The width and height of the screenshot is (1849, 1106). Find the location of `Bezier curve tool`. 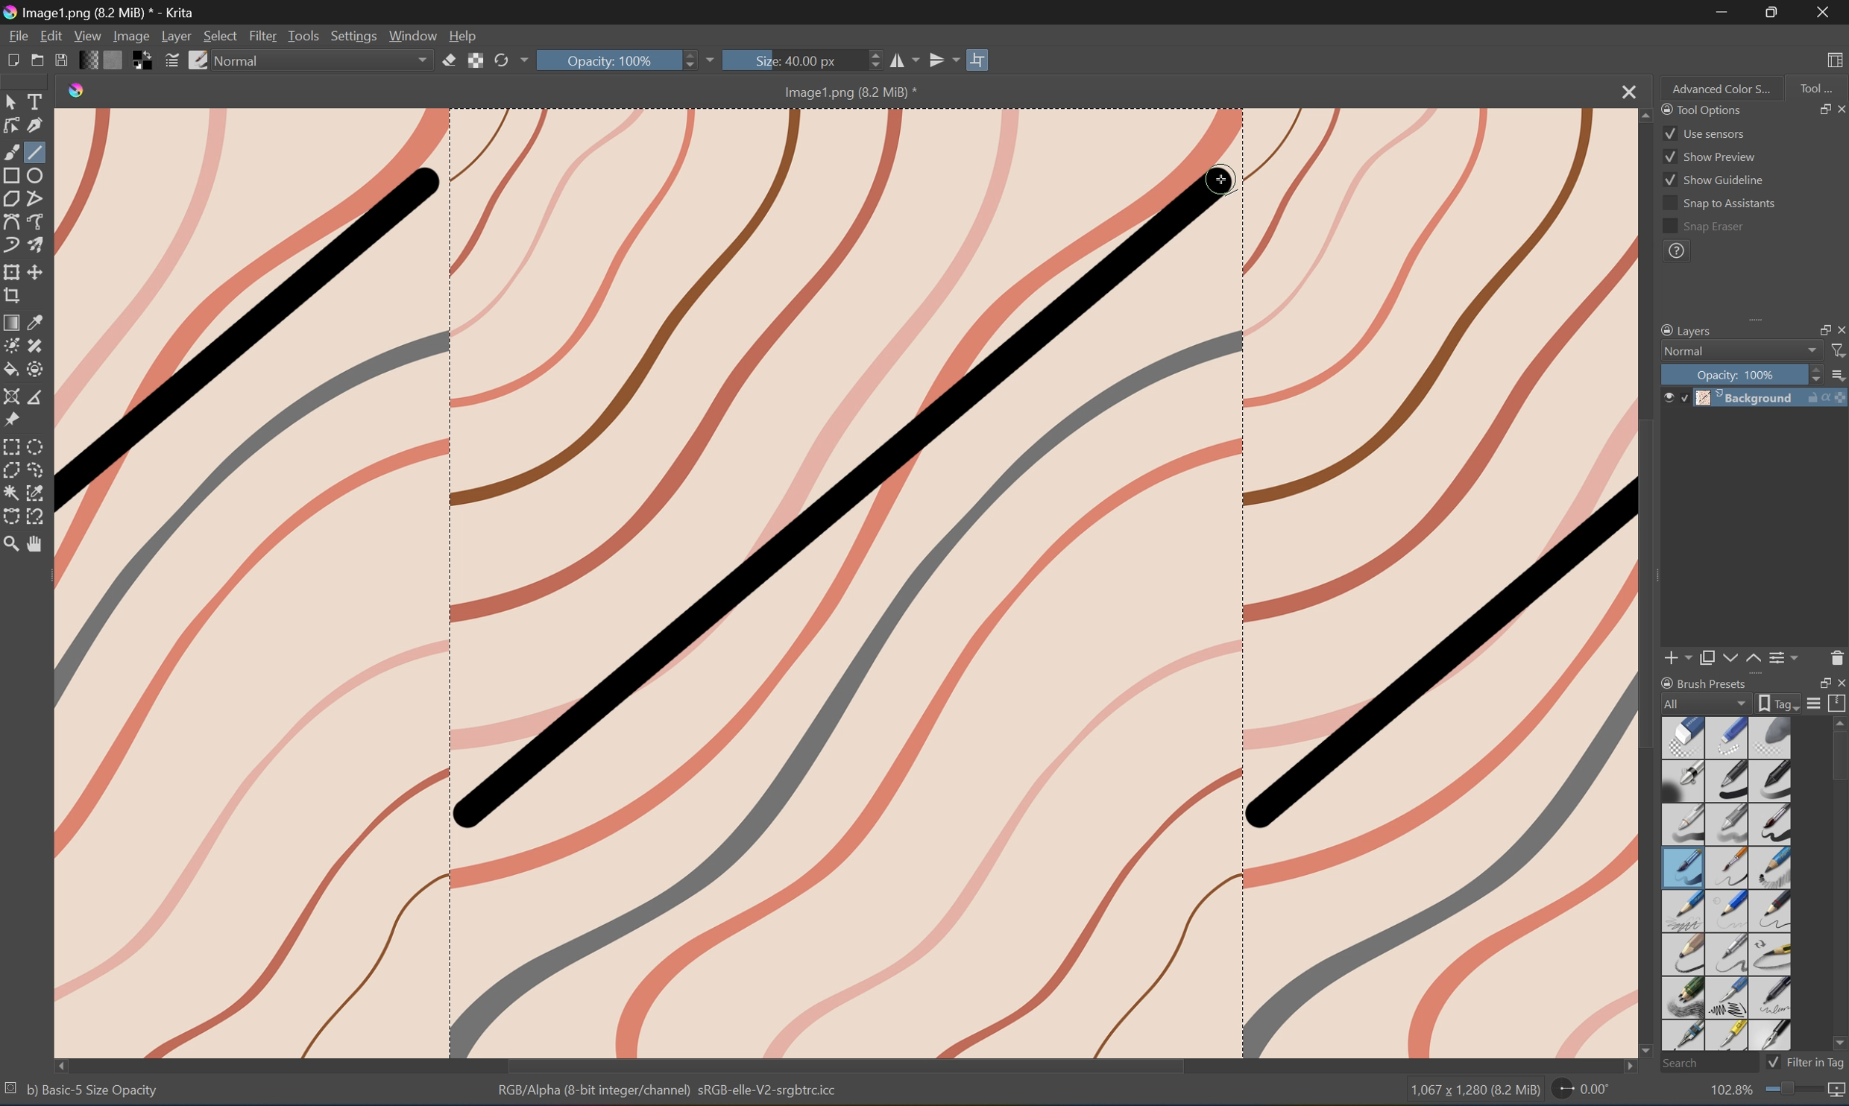

Bezier curve tool is located at coordinates (12, 221).